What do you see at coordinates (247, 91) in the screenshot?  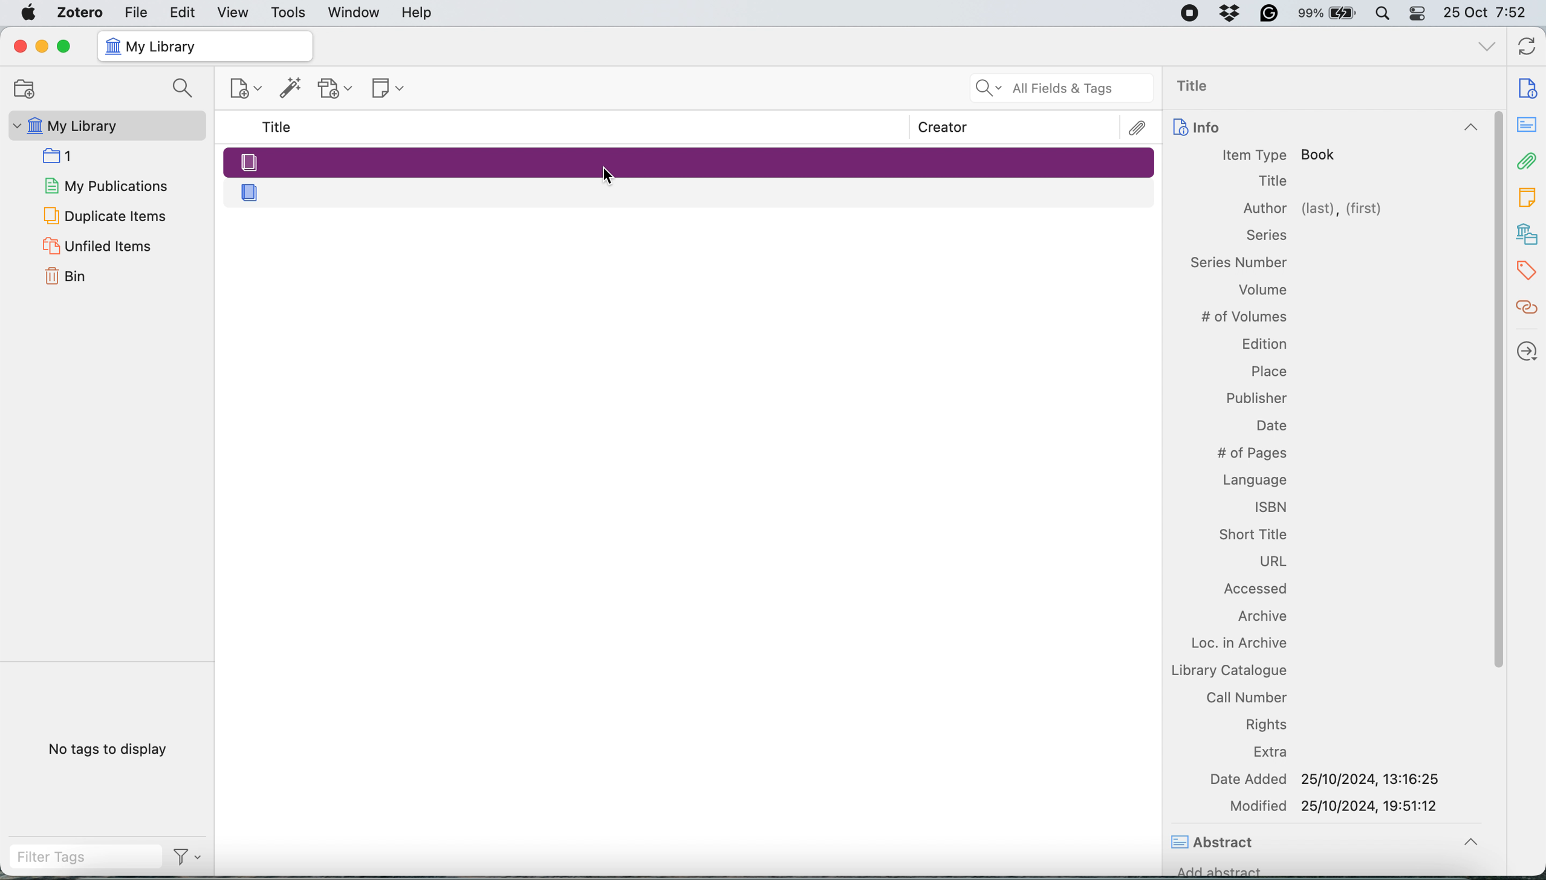 I see `New Item` at bounding box center [247, 91].